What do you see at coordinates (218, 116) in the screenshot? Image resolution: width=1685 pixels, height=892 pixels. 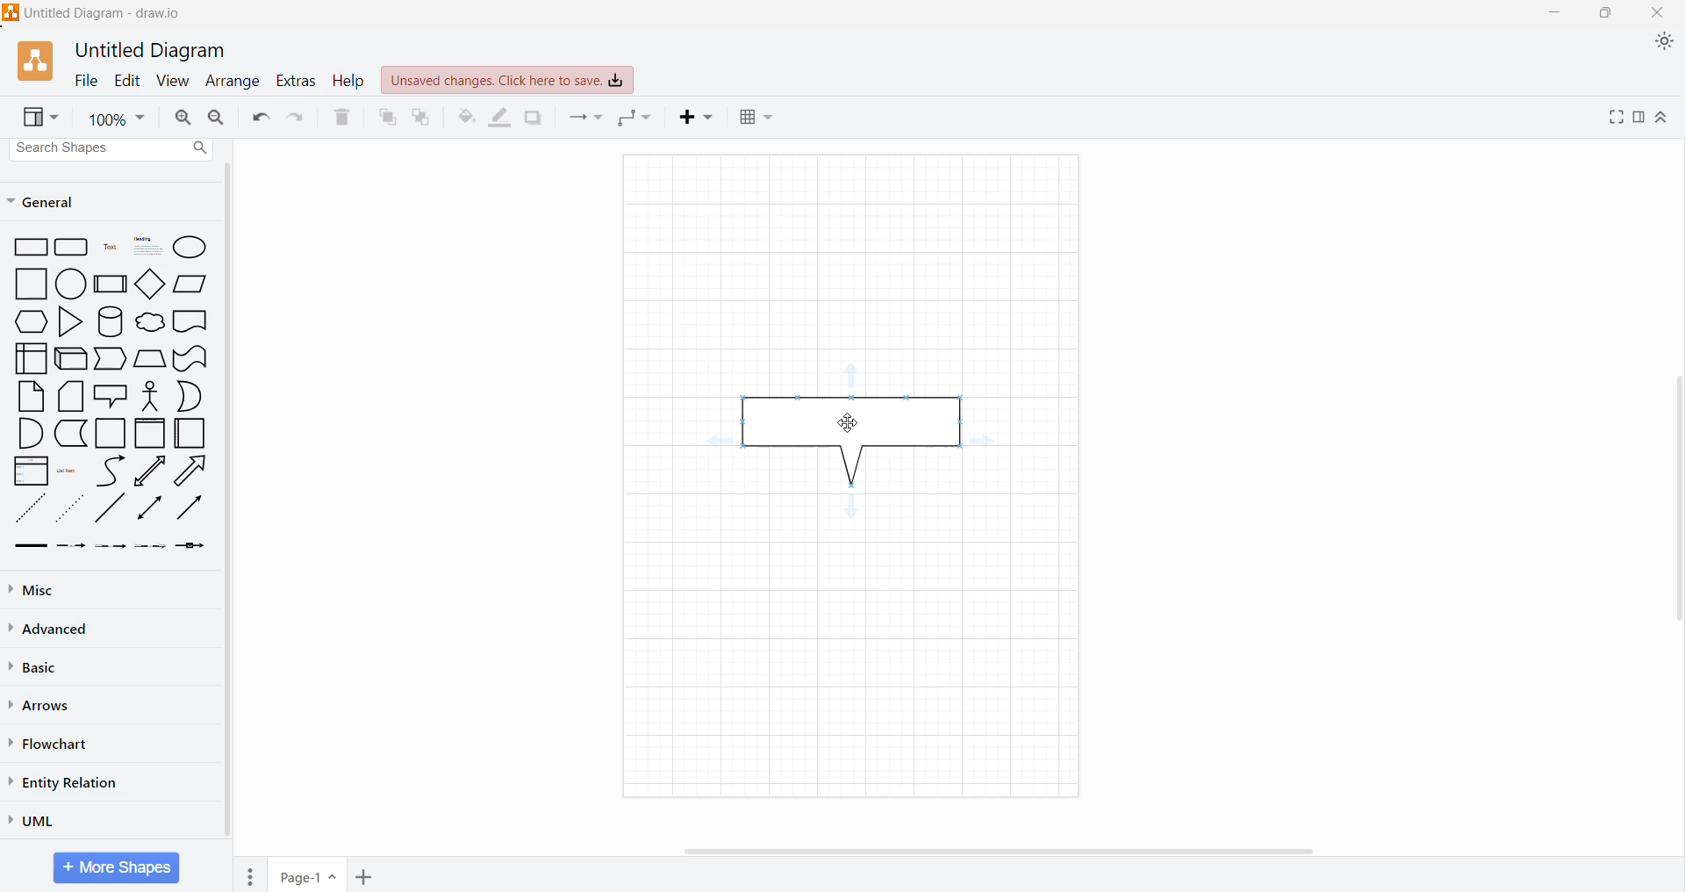 I see `Zoom Out` at bounding box center [218, 116].